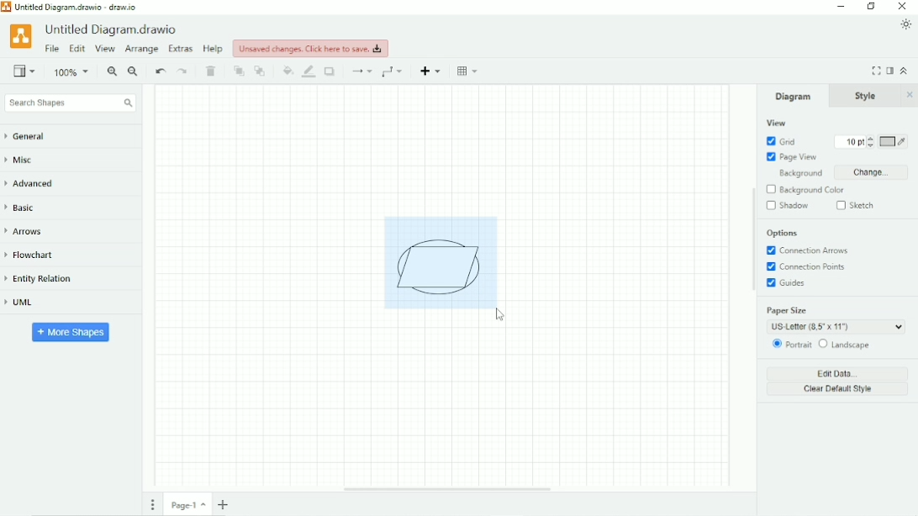 The image size is (918, 516). I want to click on Entity relation, so click(46, 279).